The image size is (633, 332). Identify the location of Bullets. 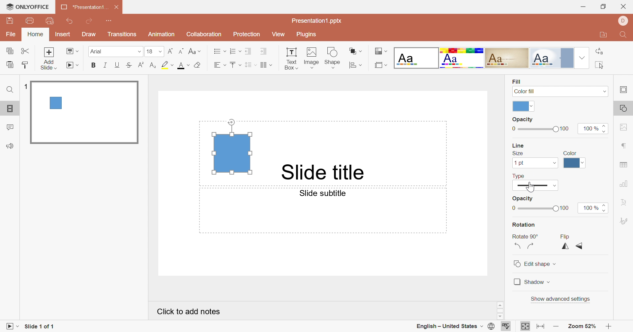
(220, 52).